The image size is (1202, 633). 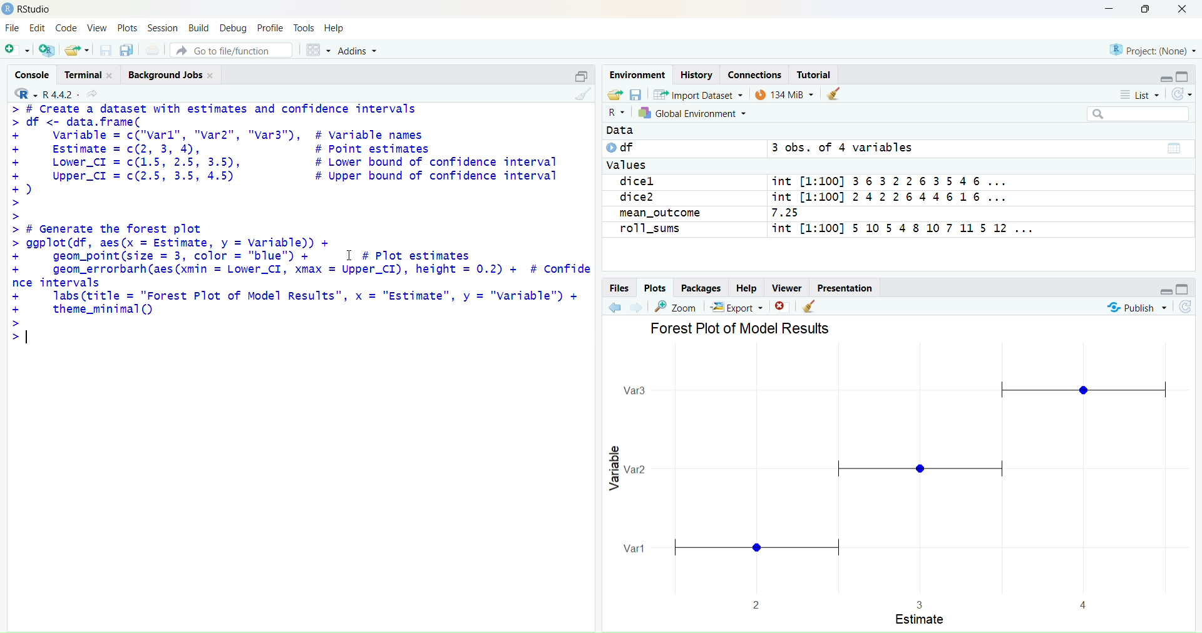 What do you see at coordinates (811, 306) in the screenshot?
I see `clear` at bounding box center [811, 306].